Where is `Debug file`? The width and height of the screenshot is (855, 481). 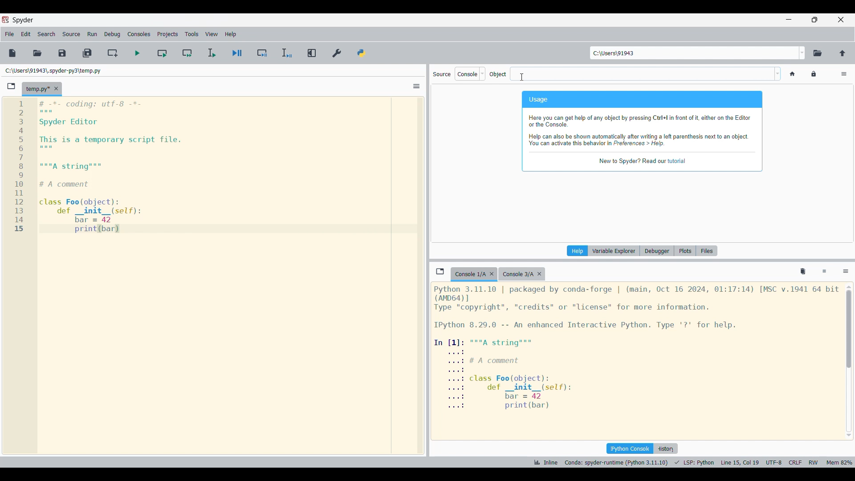
Debug file is located at coordinates (237, 53).